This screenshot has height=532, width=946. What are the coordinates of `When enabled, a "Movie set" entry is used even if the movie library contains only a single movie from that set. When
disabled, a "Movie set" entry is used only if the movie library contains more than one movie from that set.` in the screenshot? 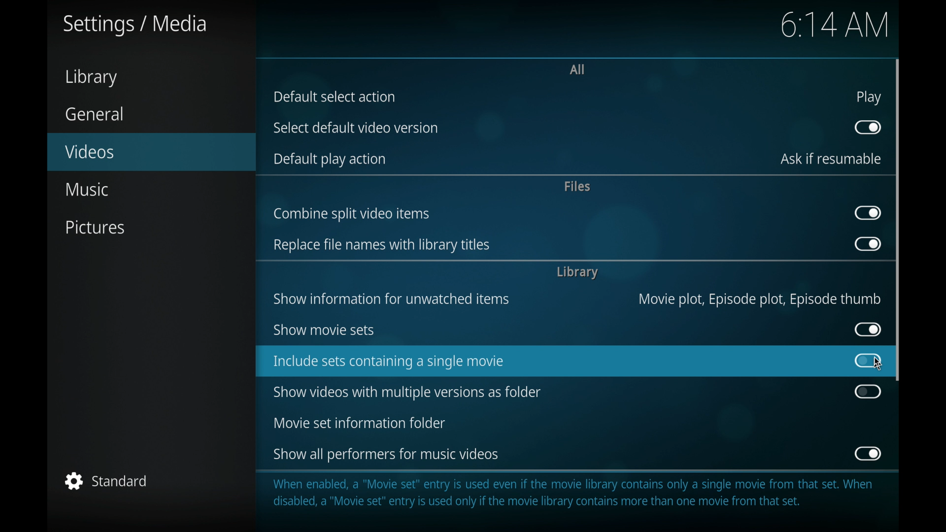 It's located at (579, 494).